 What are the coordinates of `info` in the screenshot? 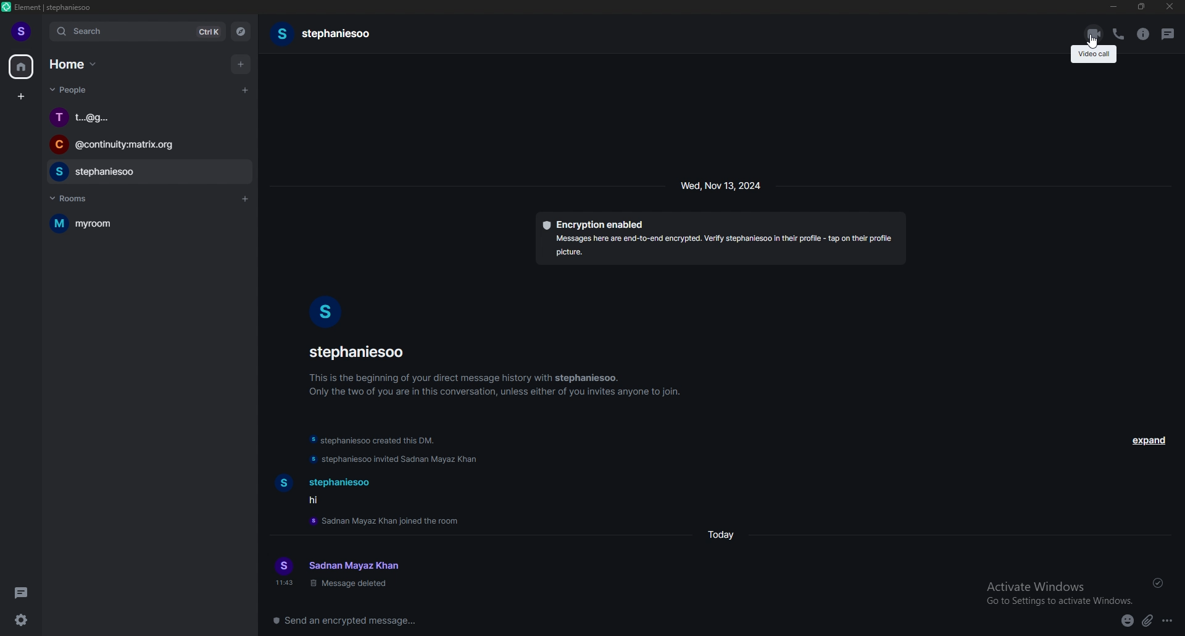 It's located at (496, 384).